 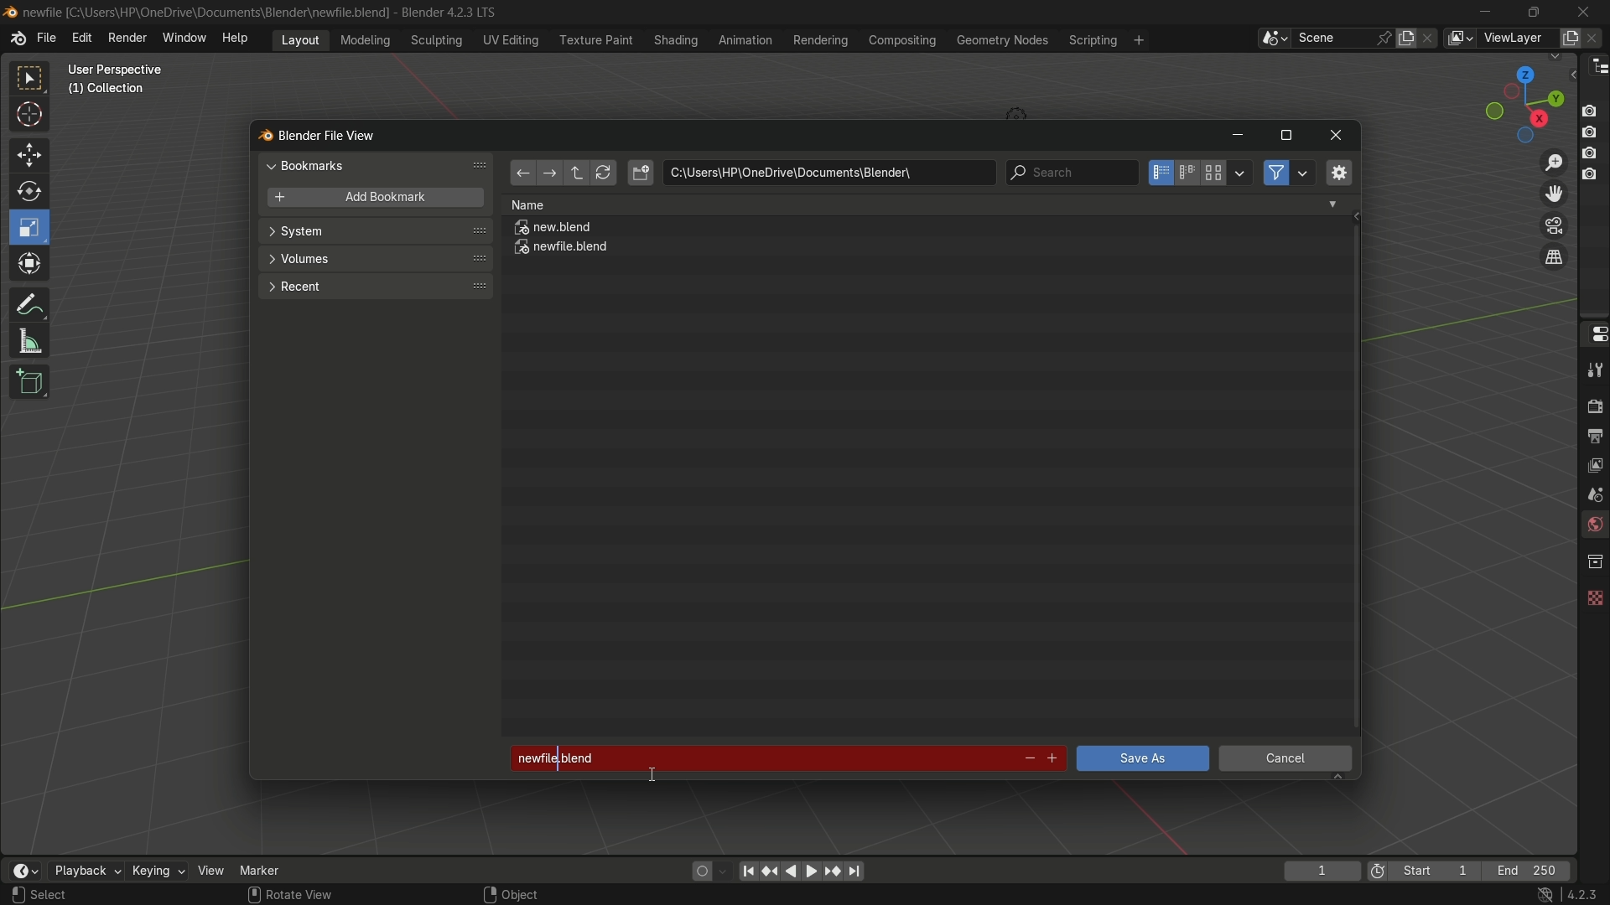 I want to click on search bar, so click(x=1071, y=173).